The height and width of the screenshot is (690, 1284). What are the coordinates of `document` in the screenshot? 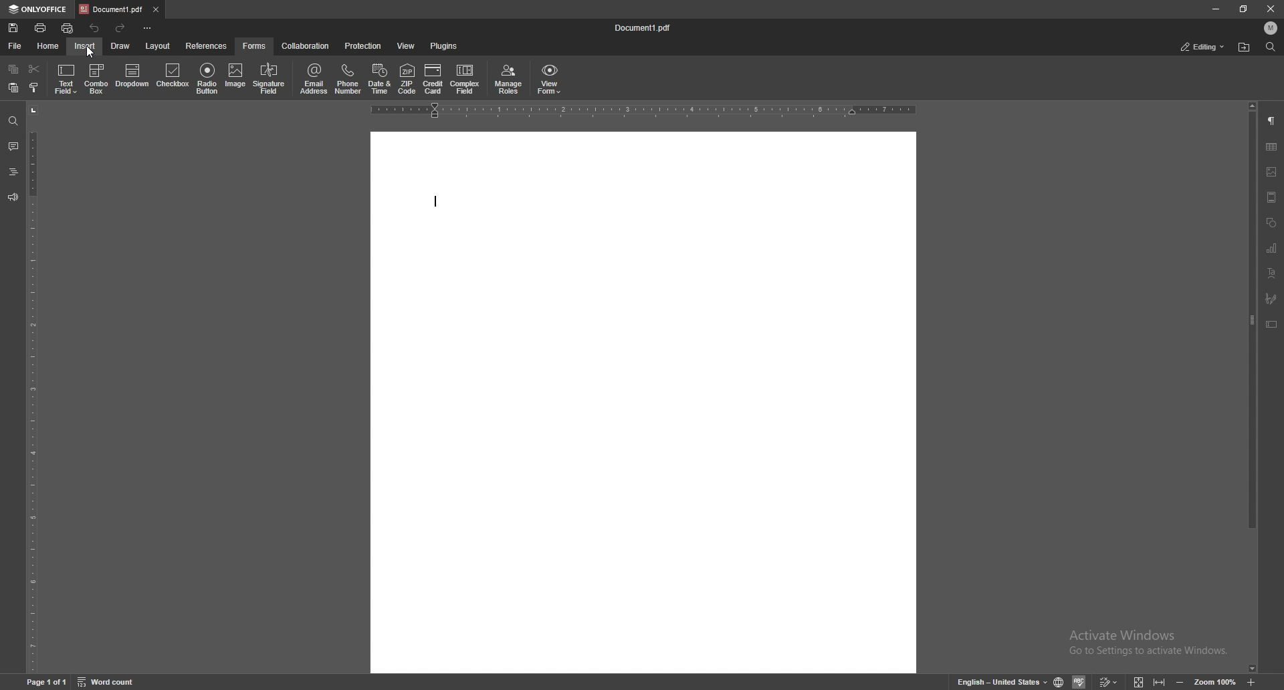 It's located at (641, 403).